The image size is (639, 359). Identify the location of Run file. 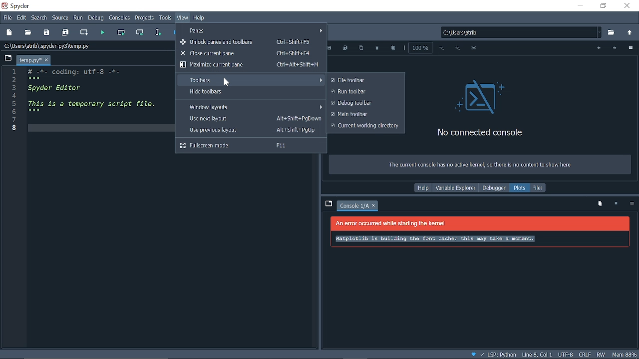
(104, 32).